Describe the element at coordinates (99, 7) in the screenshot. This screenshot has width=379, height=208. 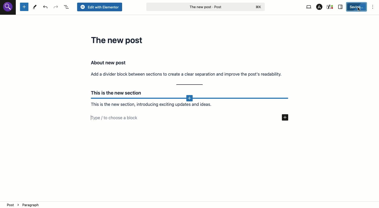
I see `Edit with elementor` at that location.